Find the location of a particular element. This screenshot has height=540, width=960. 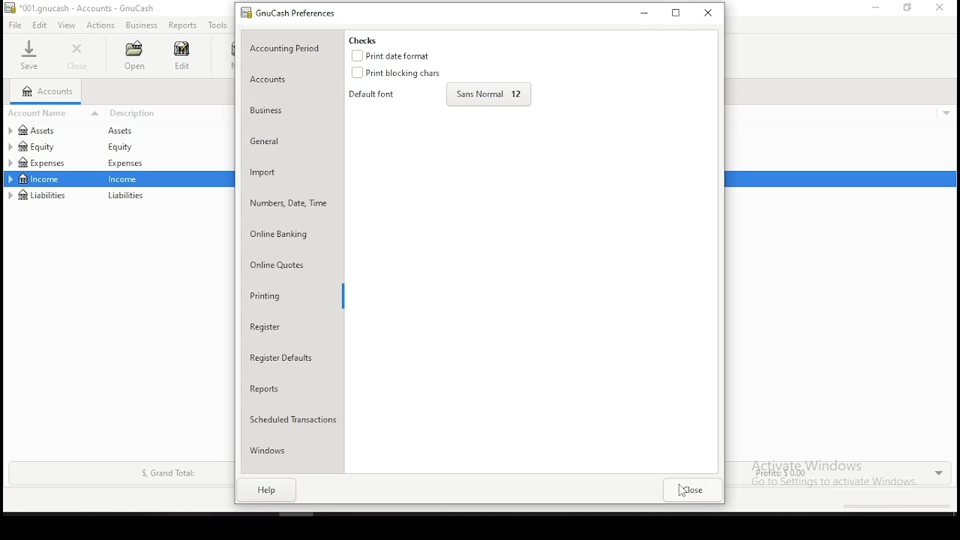

Expenses is located at coordinates (124, 164).